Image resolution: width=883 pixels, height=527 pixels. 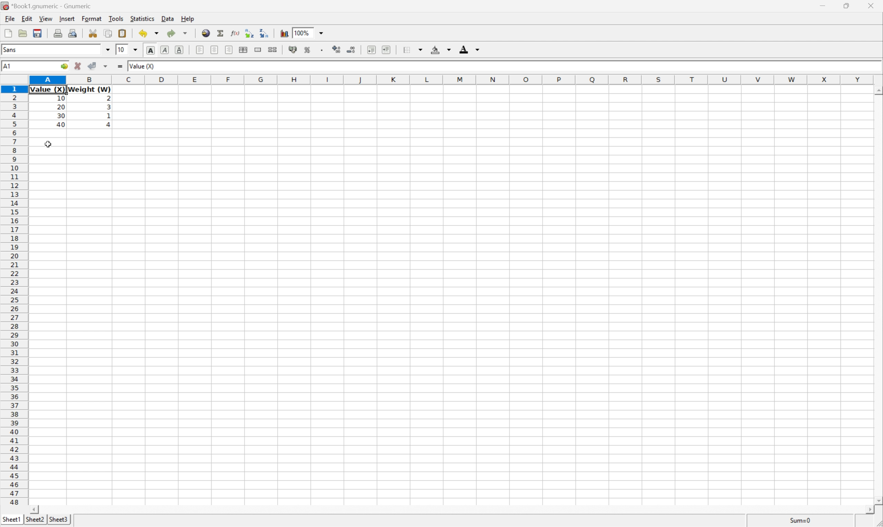 What do you see at coordinates (47, 89) in the screenshot?
I see `Value (X)` at bounding box center [47, 89].